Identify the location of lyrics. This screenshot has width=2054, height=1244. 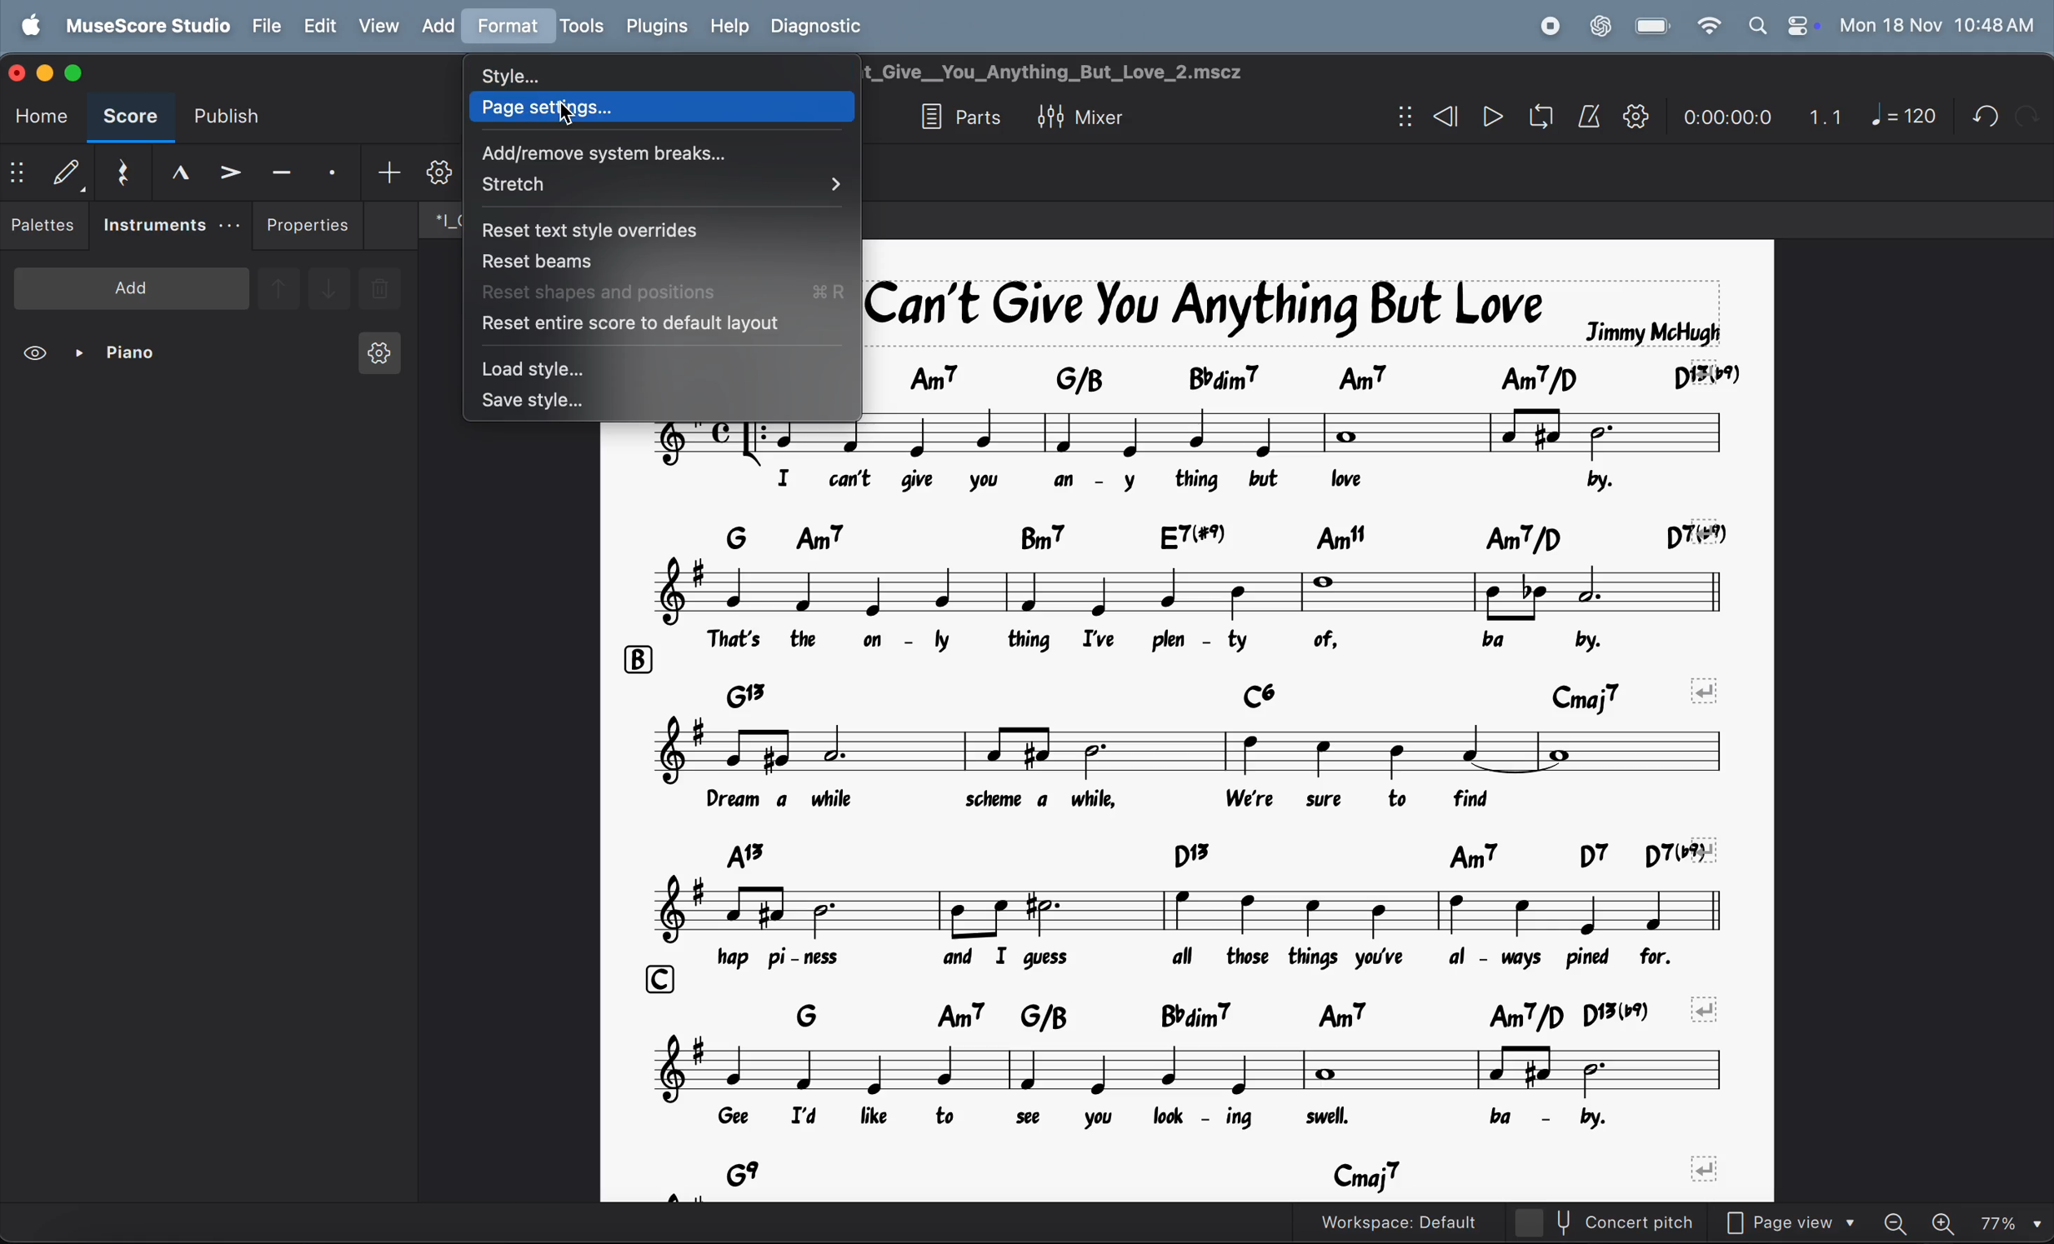
(1216, 957).